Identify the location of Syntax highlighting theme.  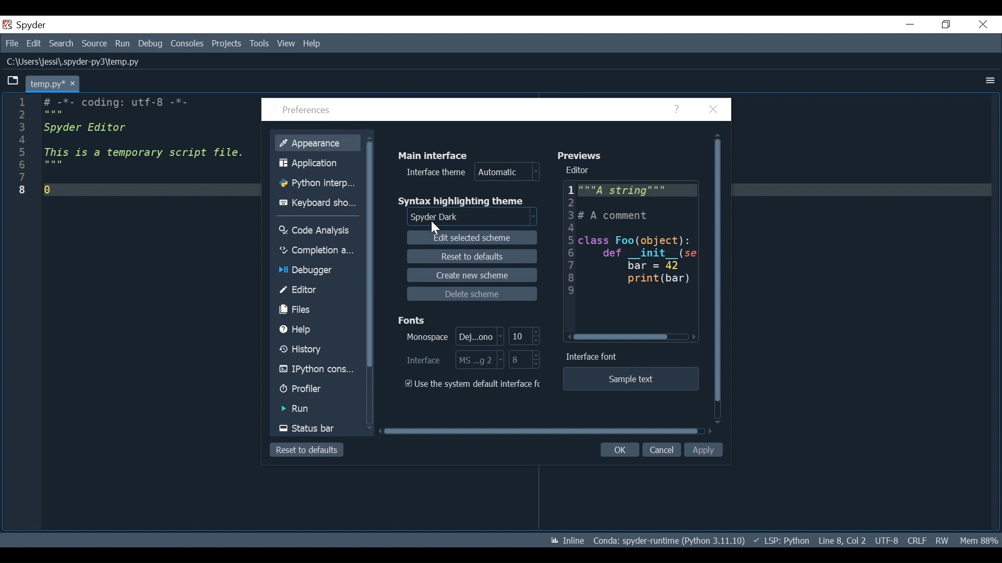
(465, 201).